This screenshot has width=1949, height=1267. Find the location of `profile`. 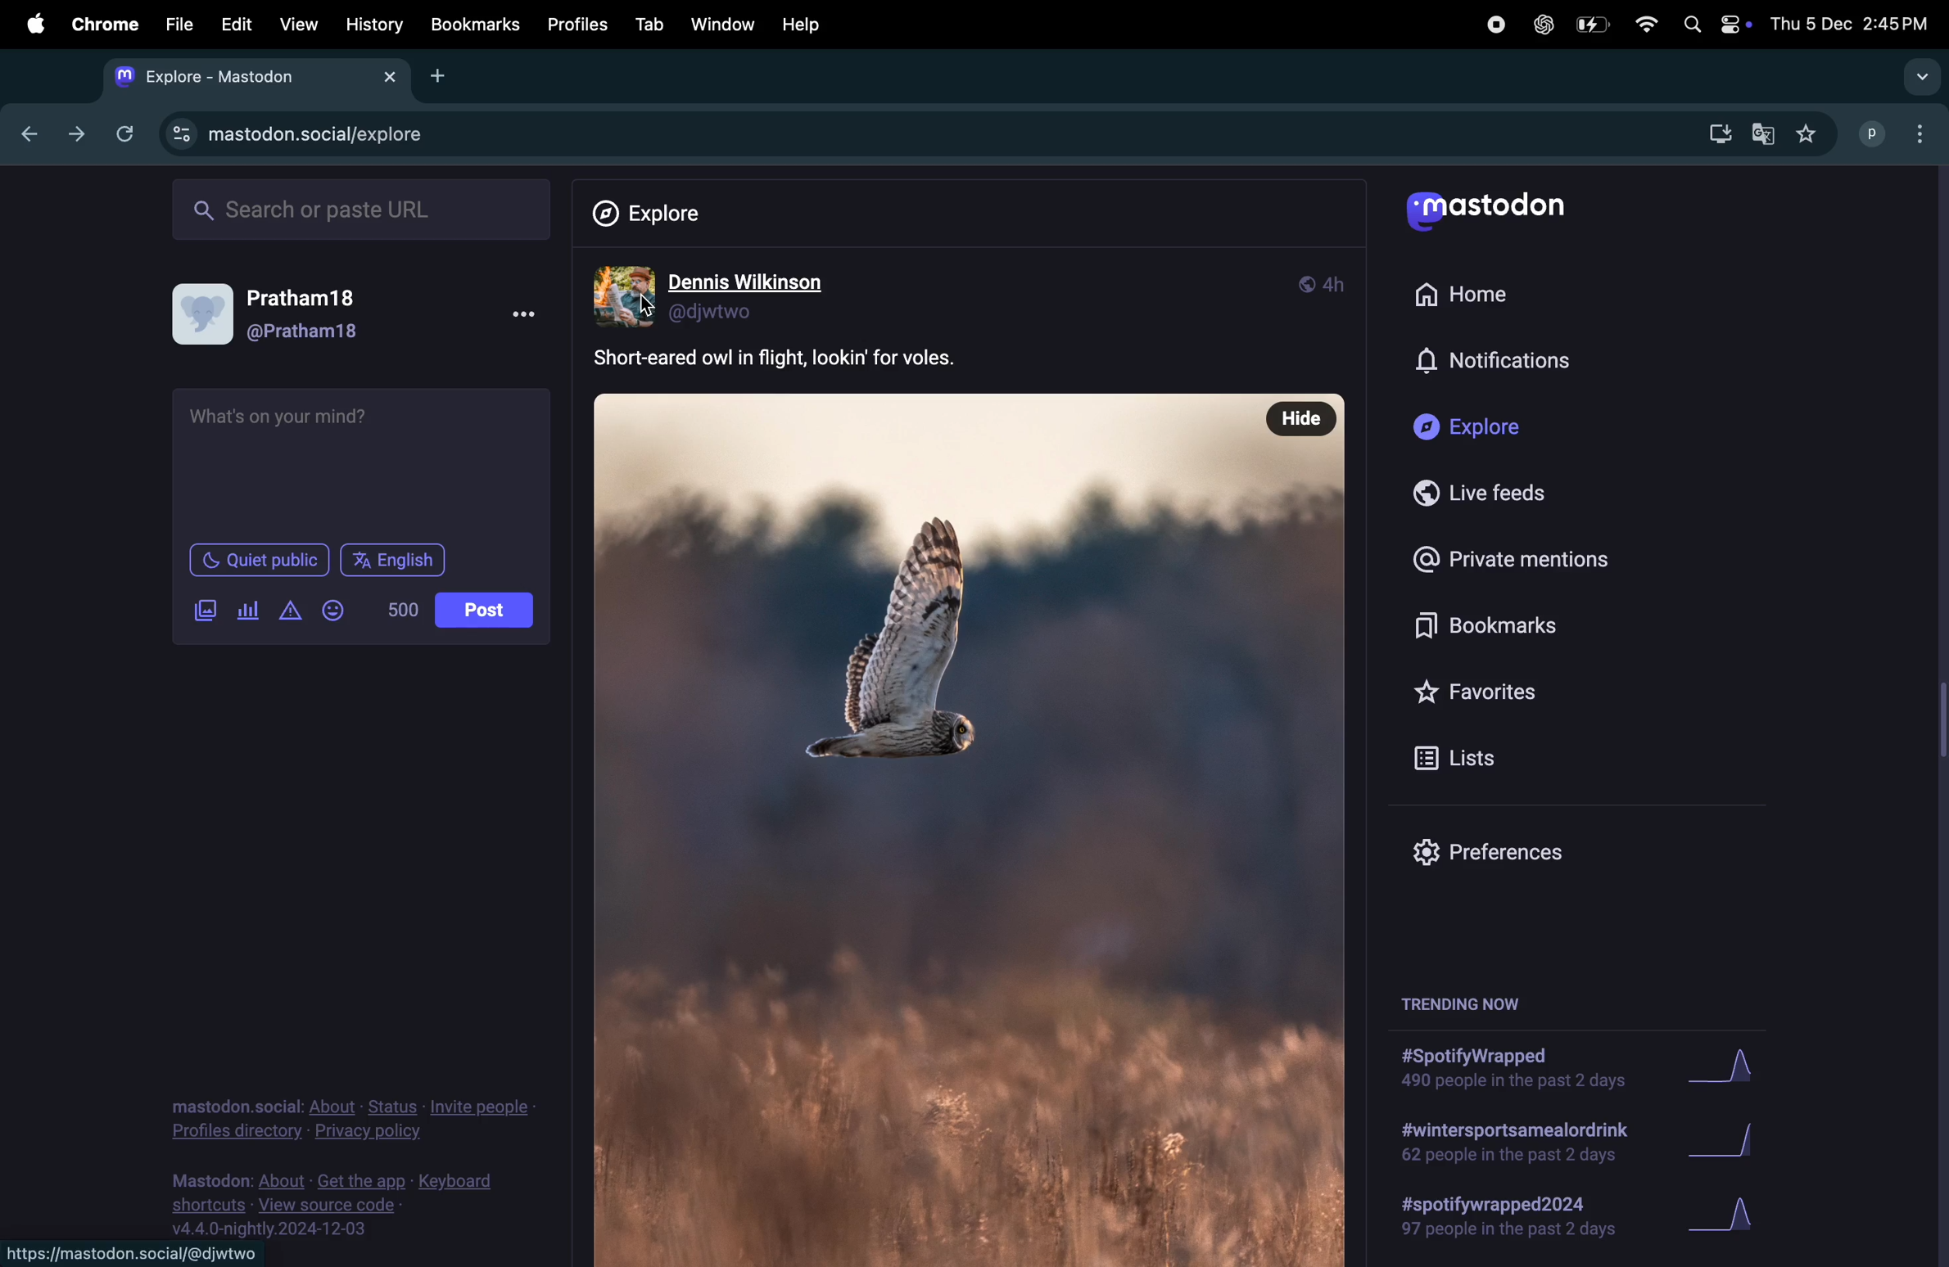

profile is located at coordinates (1871, 135).